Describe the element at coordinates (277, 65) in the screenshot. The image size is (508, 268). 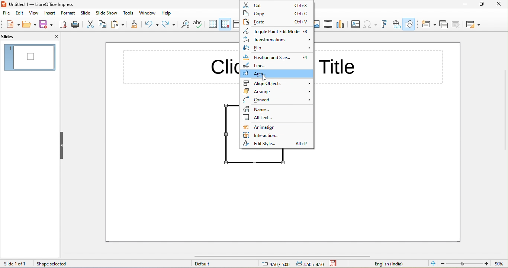
I see `line` at that location.